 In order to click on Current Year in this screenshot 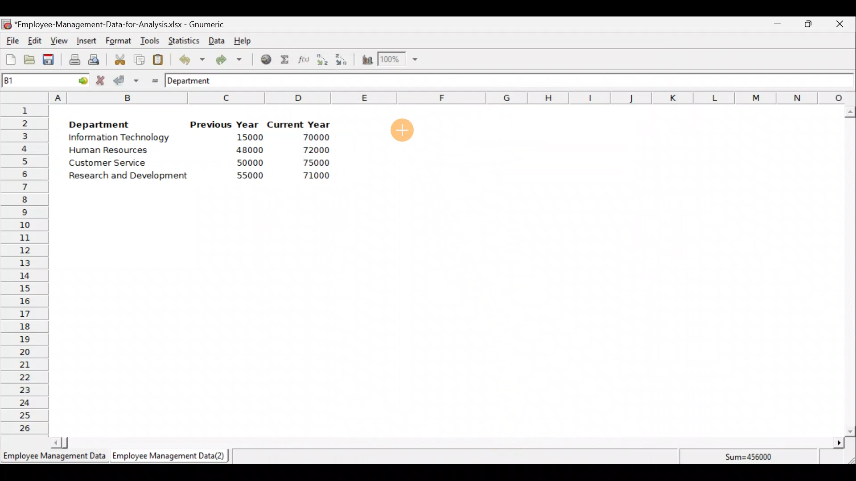, I will do `click(300, 123)`.